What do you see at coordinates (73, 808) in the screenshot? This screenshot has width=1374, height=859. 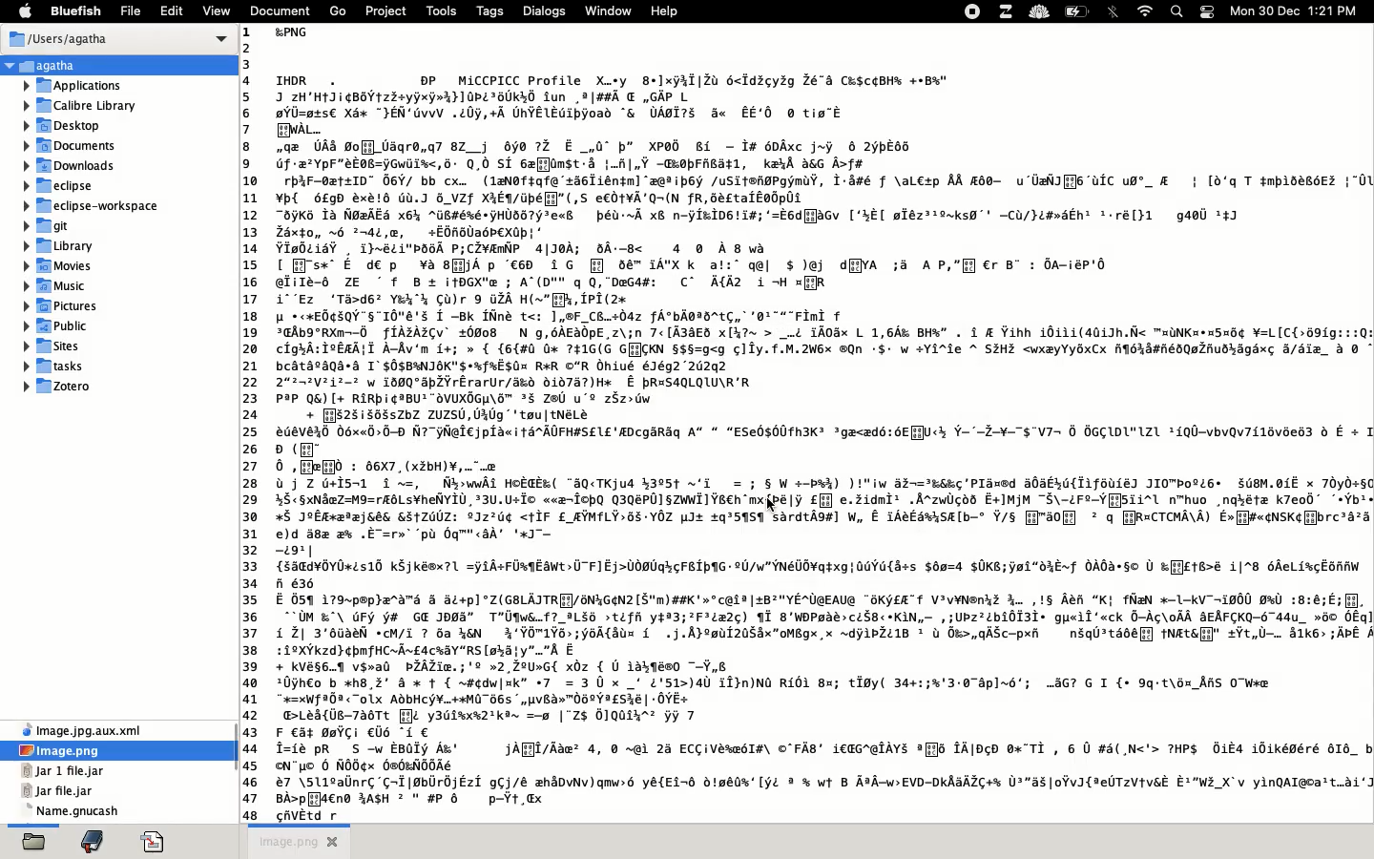 I see `file name and extension` at bounding box center [73, 808].